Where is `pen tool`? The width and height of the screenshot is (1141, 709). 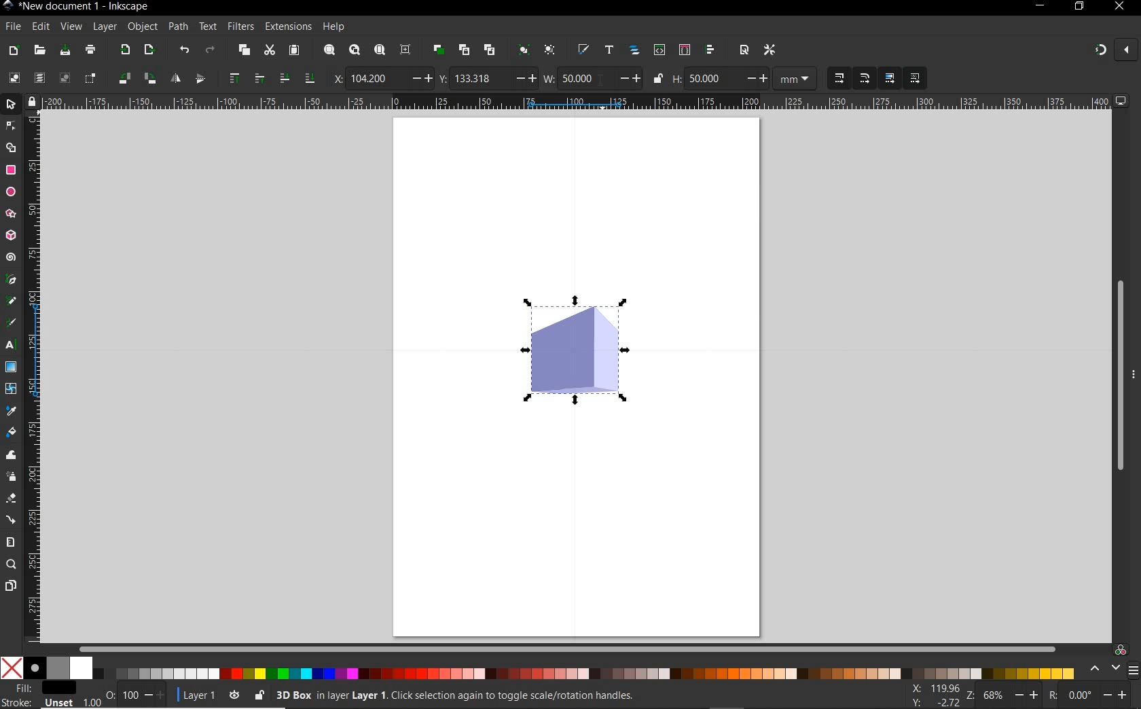 pen tool is located at coordinates (10, 280).